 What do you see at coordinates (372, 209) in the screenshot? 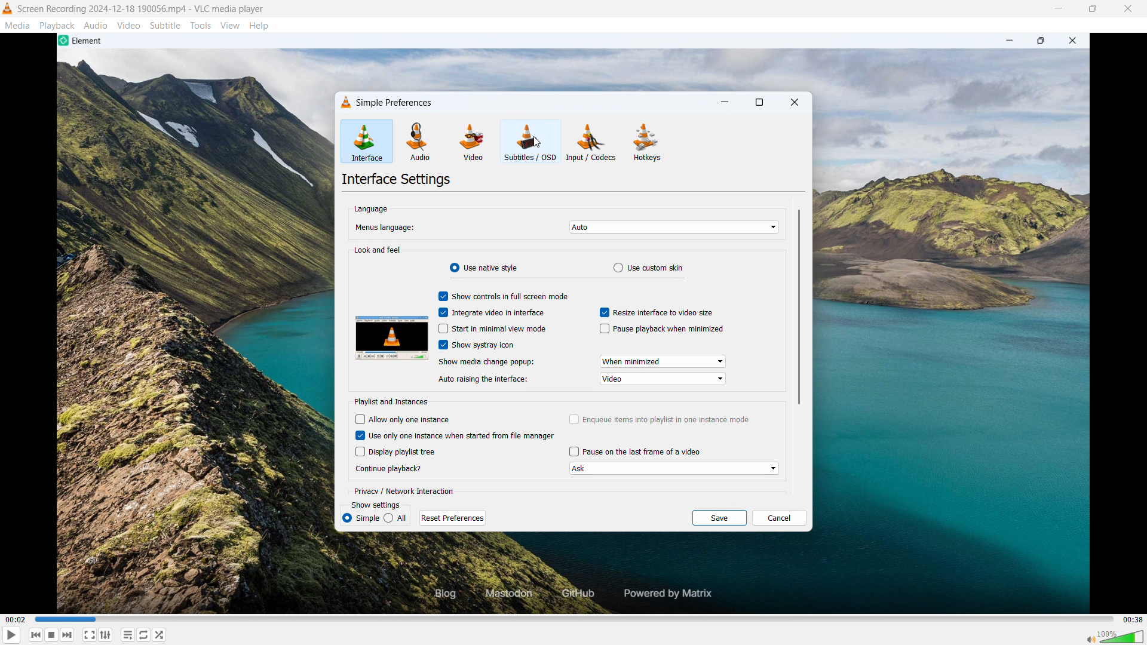
I see `language` at bounding box center [372, 209].